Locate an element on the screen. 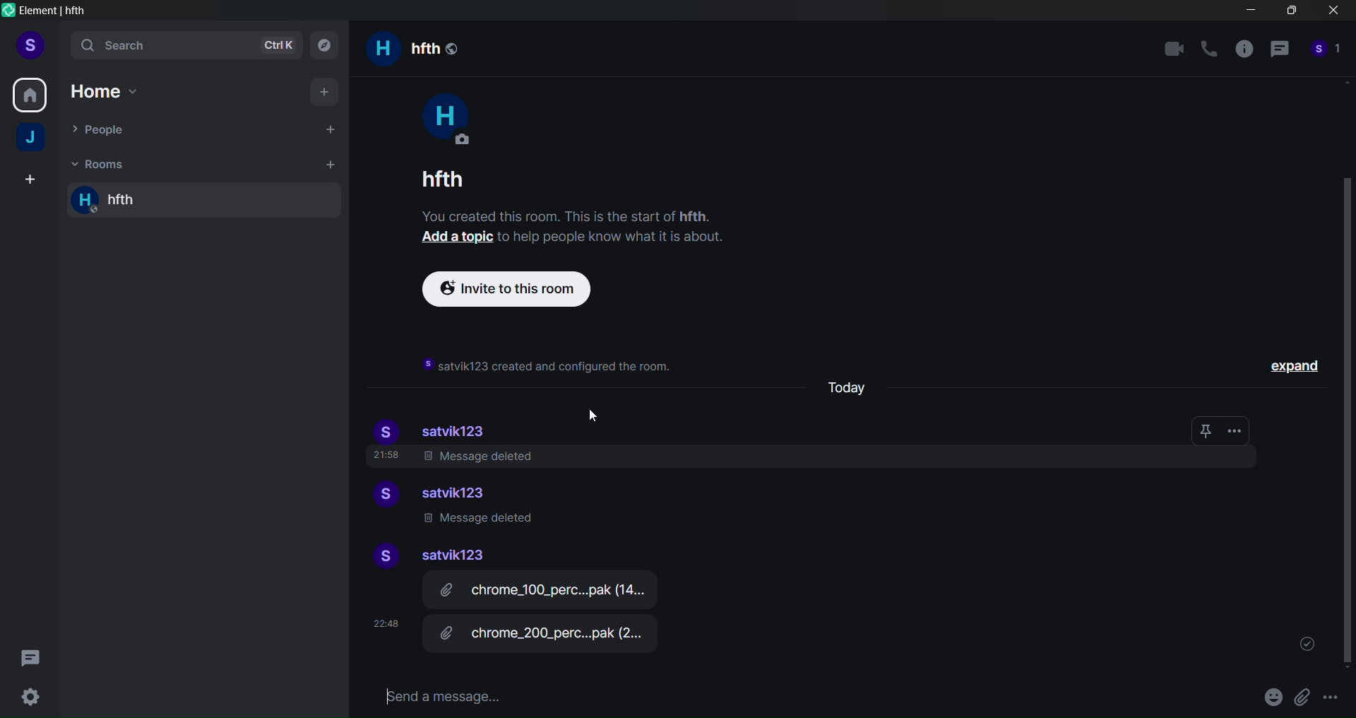 The image size is (1356, 718). sent is located at coordinates (1616, 604).